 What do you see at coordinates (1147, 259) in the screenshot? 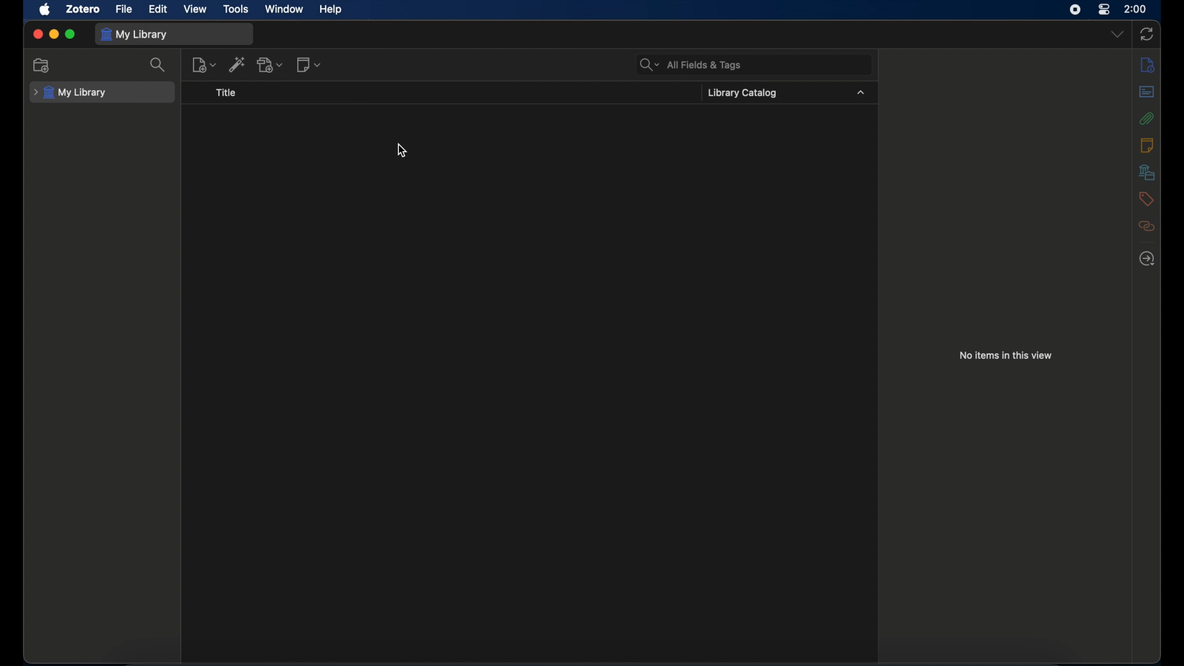
I see `locate` at bounding box center [1147, 259].